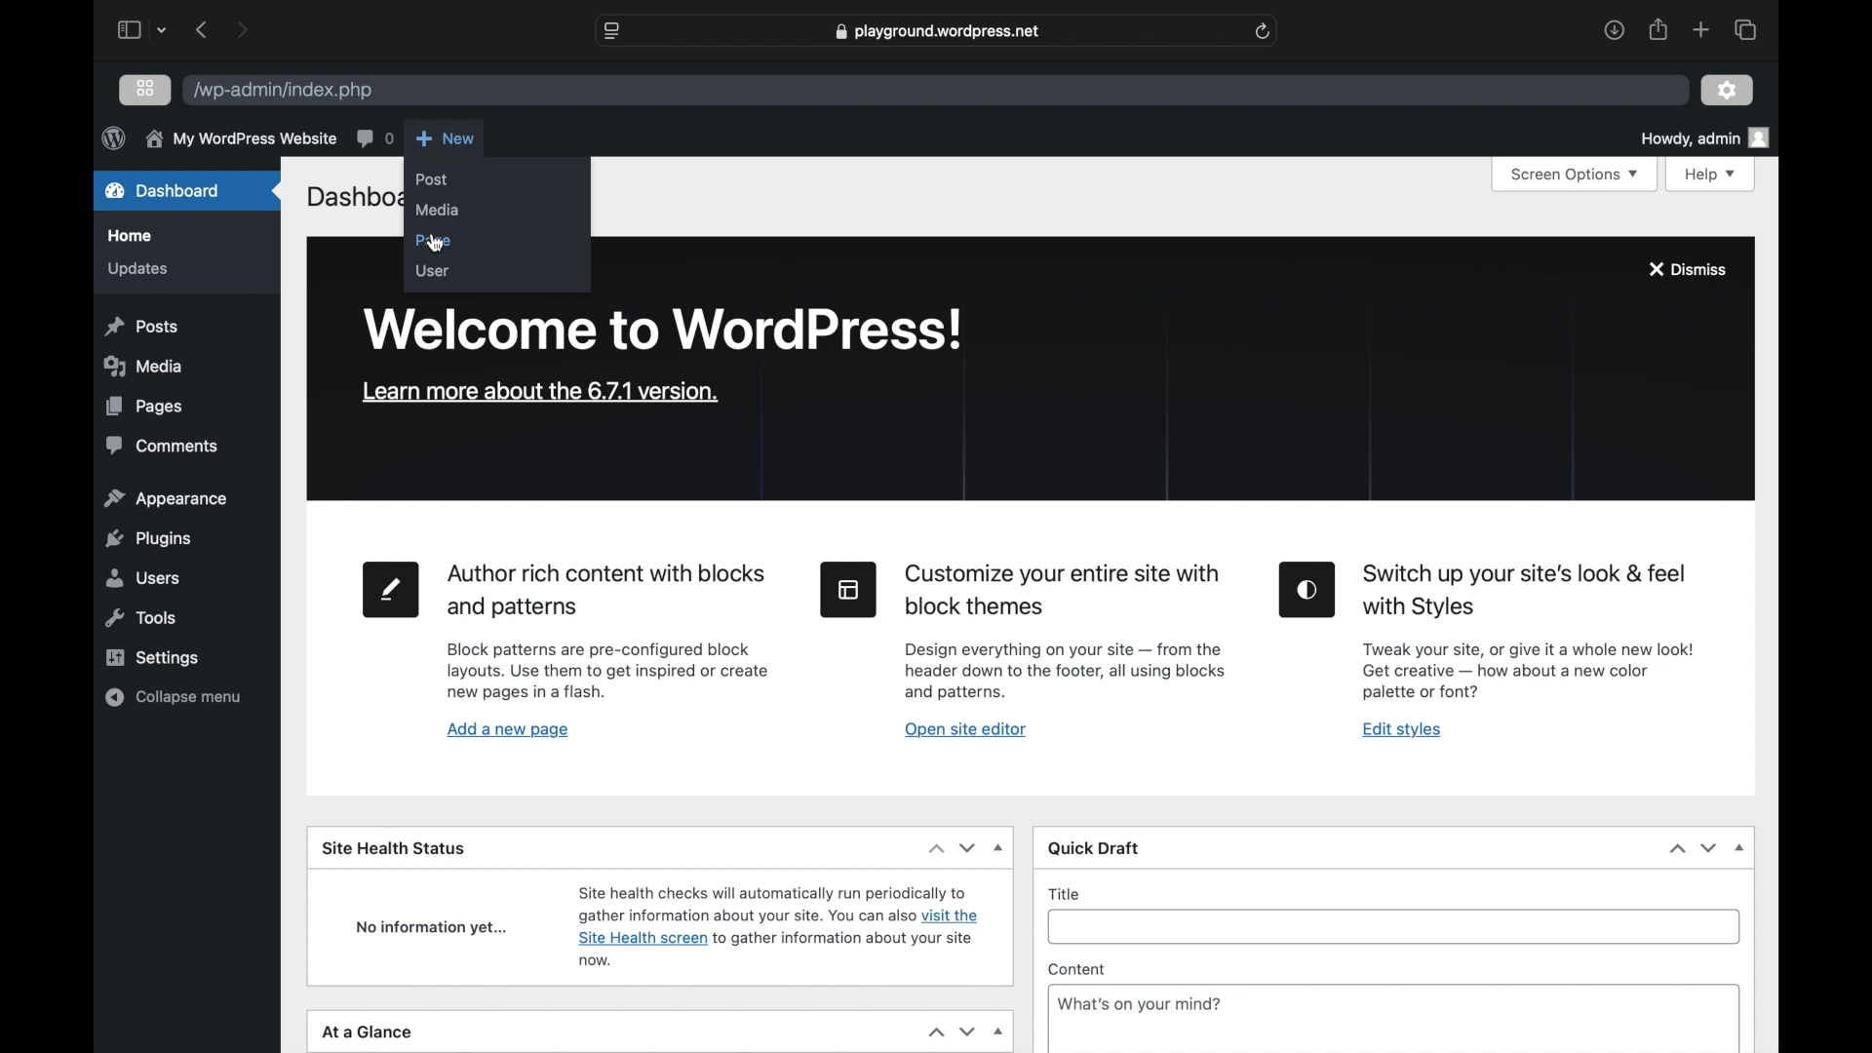 Image resolution: width=1872 pixels, height=1053 pixels. Describe the element at coordinates (131, 236) in the screenshot. I see `home` at that location.